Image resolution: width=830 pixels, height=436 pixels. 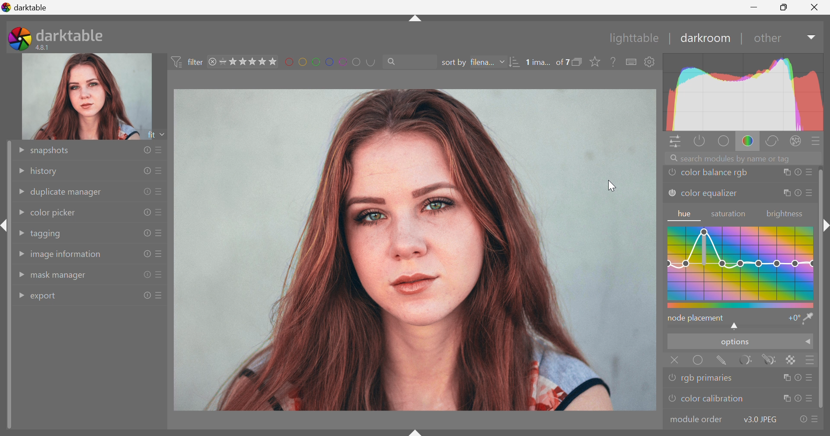 I want to click on drawn mask, so click(x=724, y=361).